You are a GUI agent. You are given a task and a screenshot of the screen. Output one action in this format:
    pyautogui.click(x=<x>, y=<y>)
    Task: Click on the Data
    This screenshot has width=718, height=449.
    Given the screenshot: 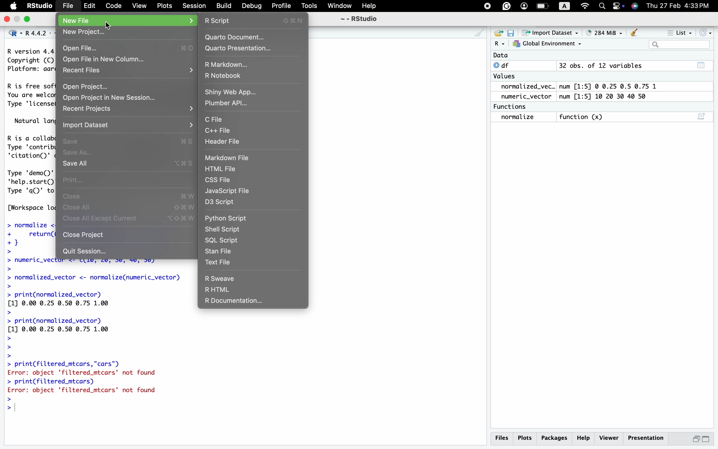 What is the action you would take?
    pyautogui.click(x=501, y=56)
    